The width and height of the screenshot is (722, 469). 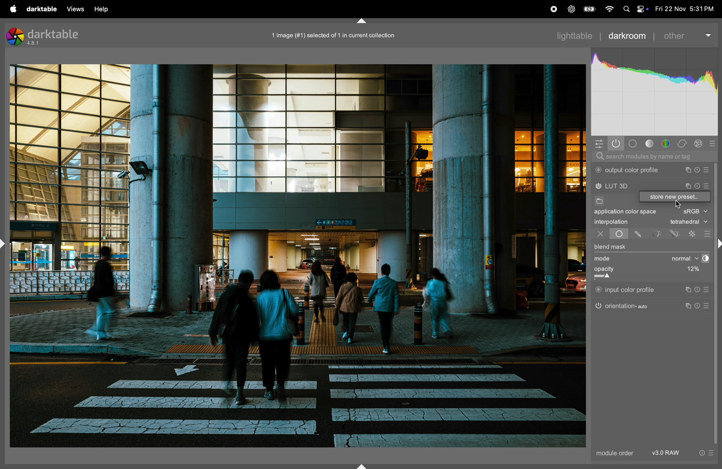 What do you see at coordinates (699, 170) in the screenshot?
I see `reset parameters` at bounding box center [699, 170].